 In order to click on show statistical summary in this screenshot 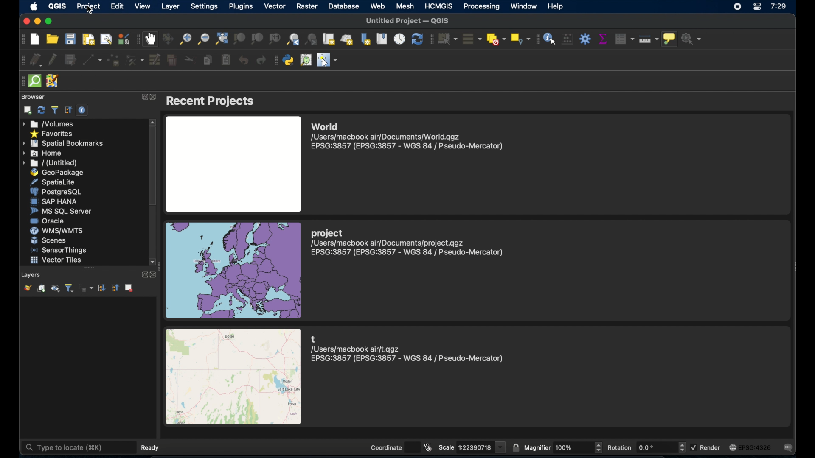, I will do `click(604, 37)`.